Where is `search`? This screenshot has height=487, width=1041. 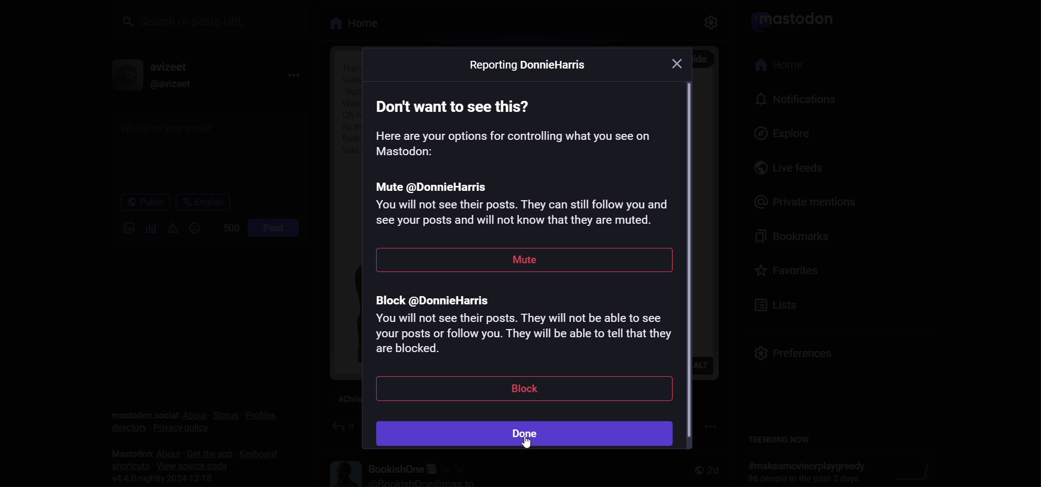
search is located at coordinates (211, 20).